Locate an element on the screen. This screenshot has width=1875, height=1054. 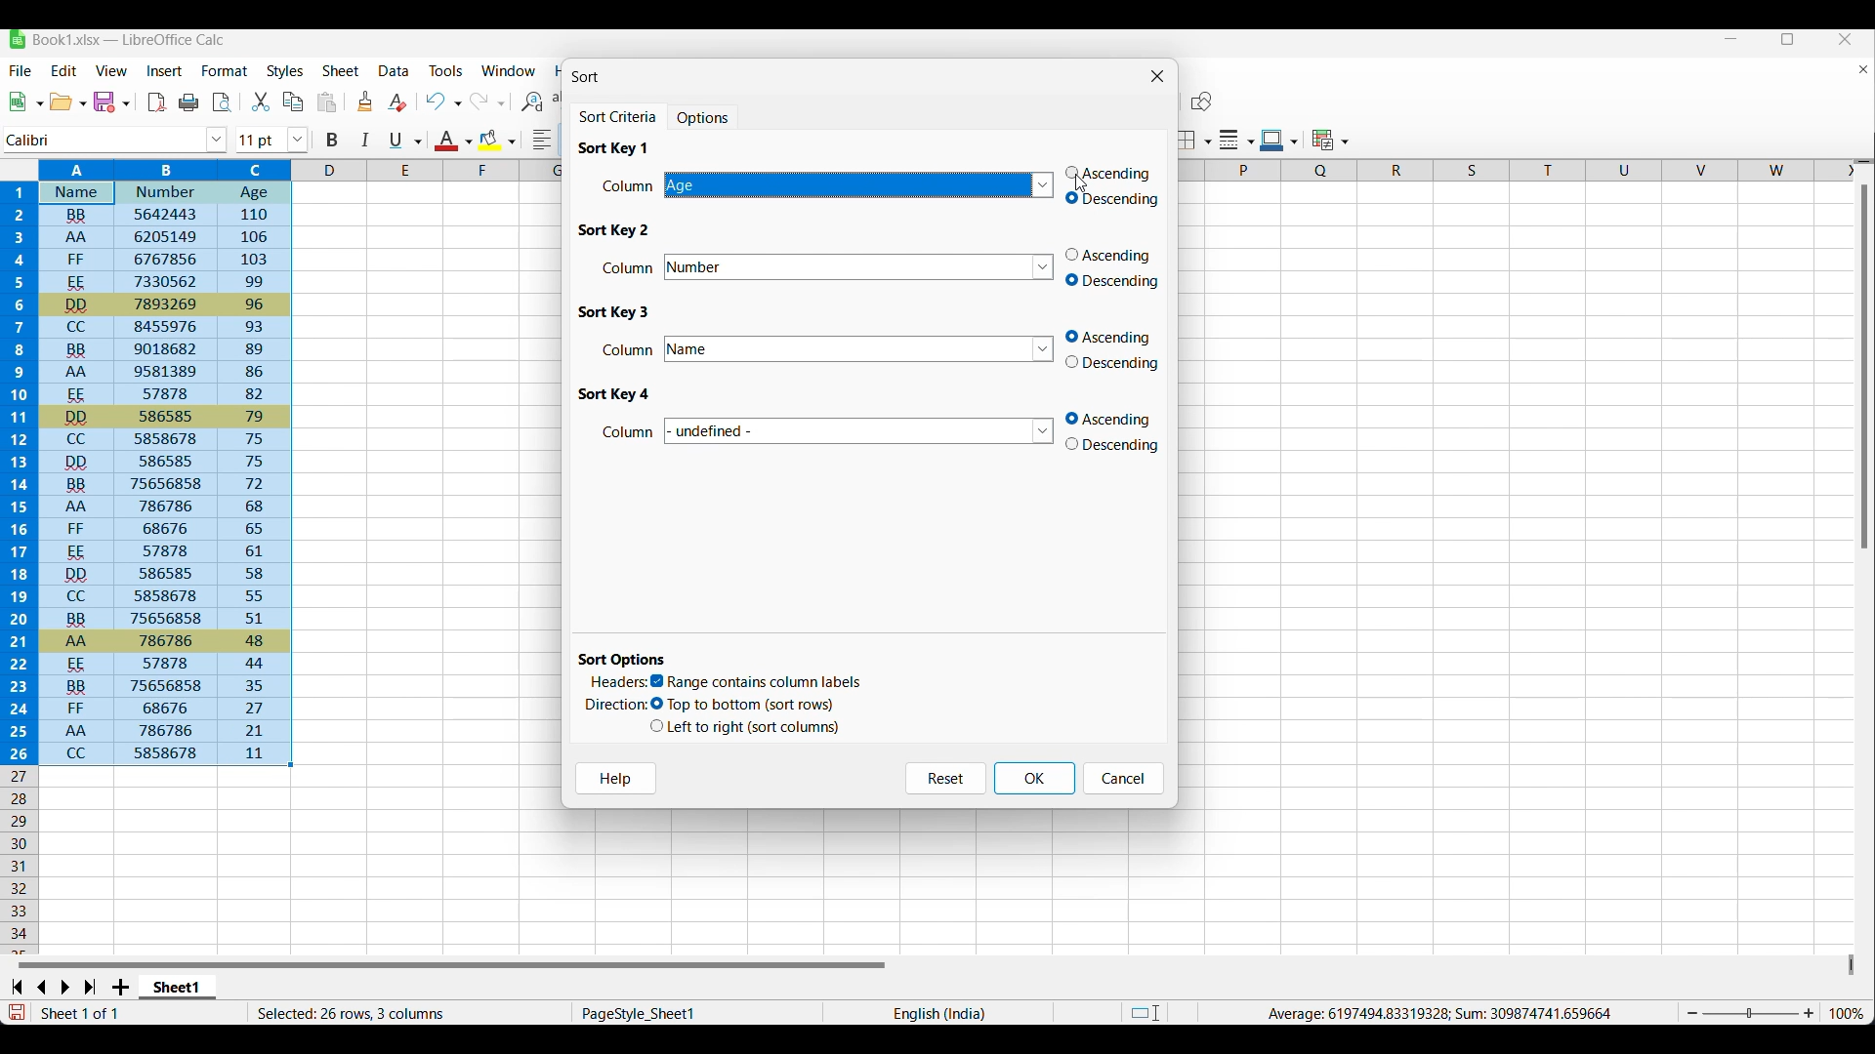
Software logo is located at coordinates (18, 39).